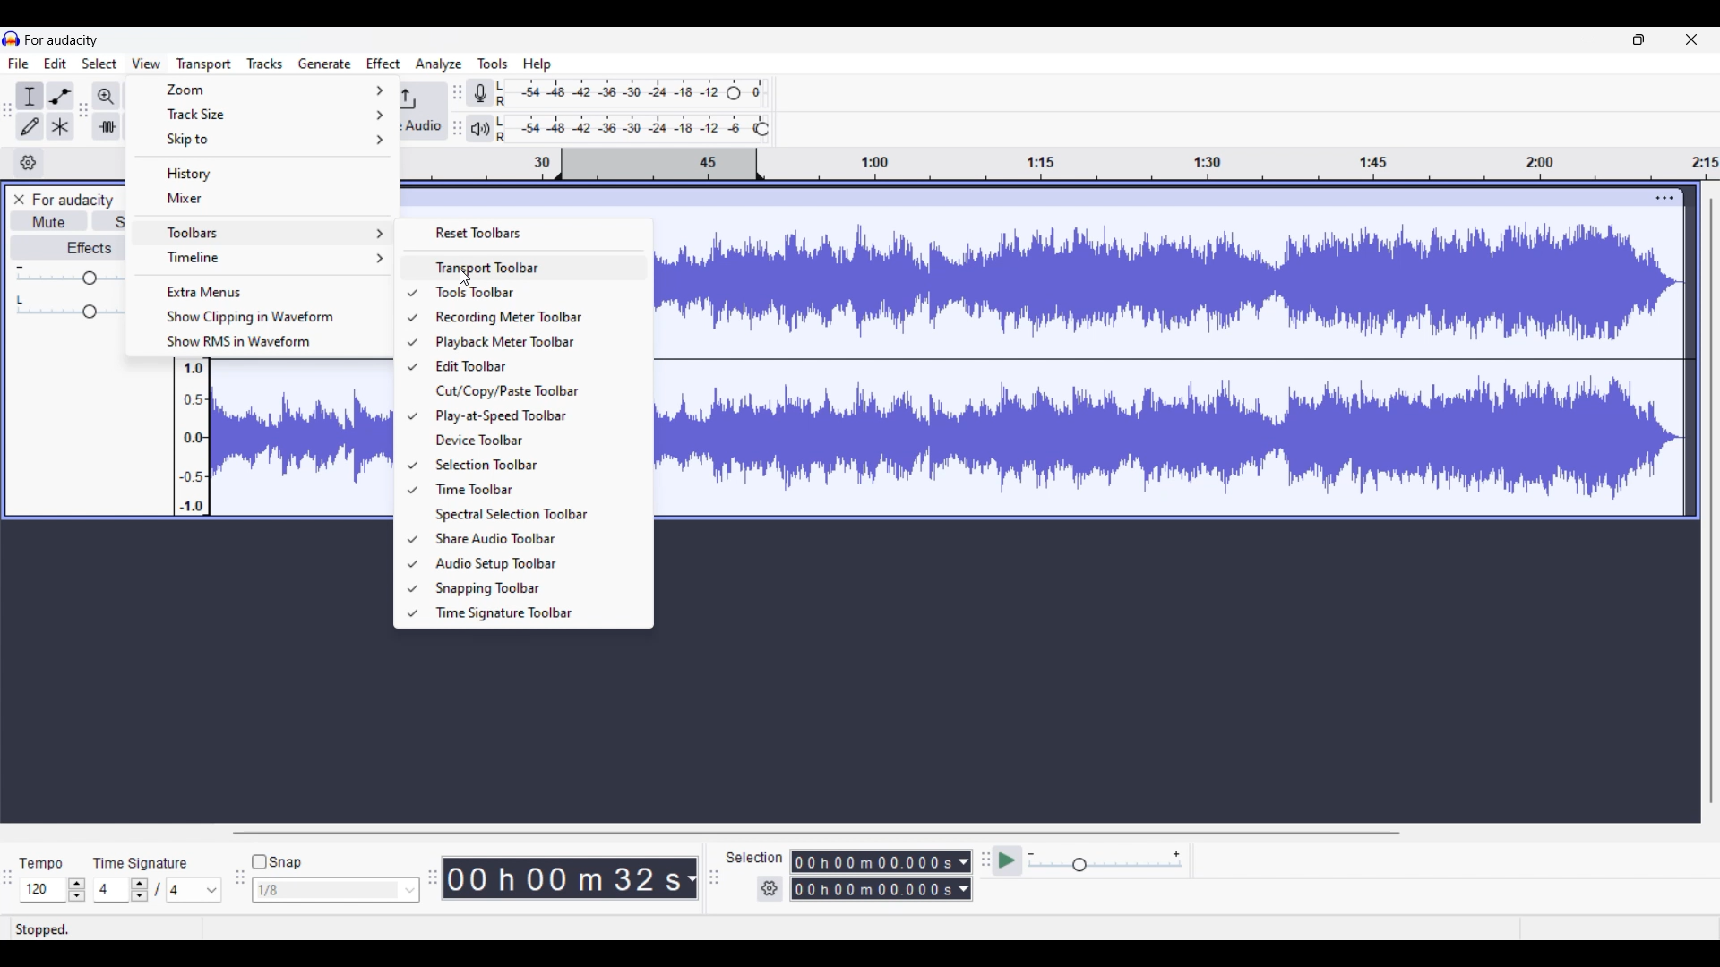 This screenshot has height=967, width=1720. I want to click on Selection duration tracker, so click(873, 861).